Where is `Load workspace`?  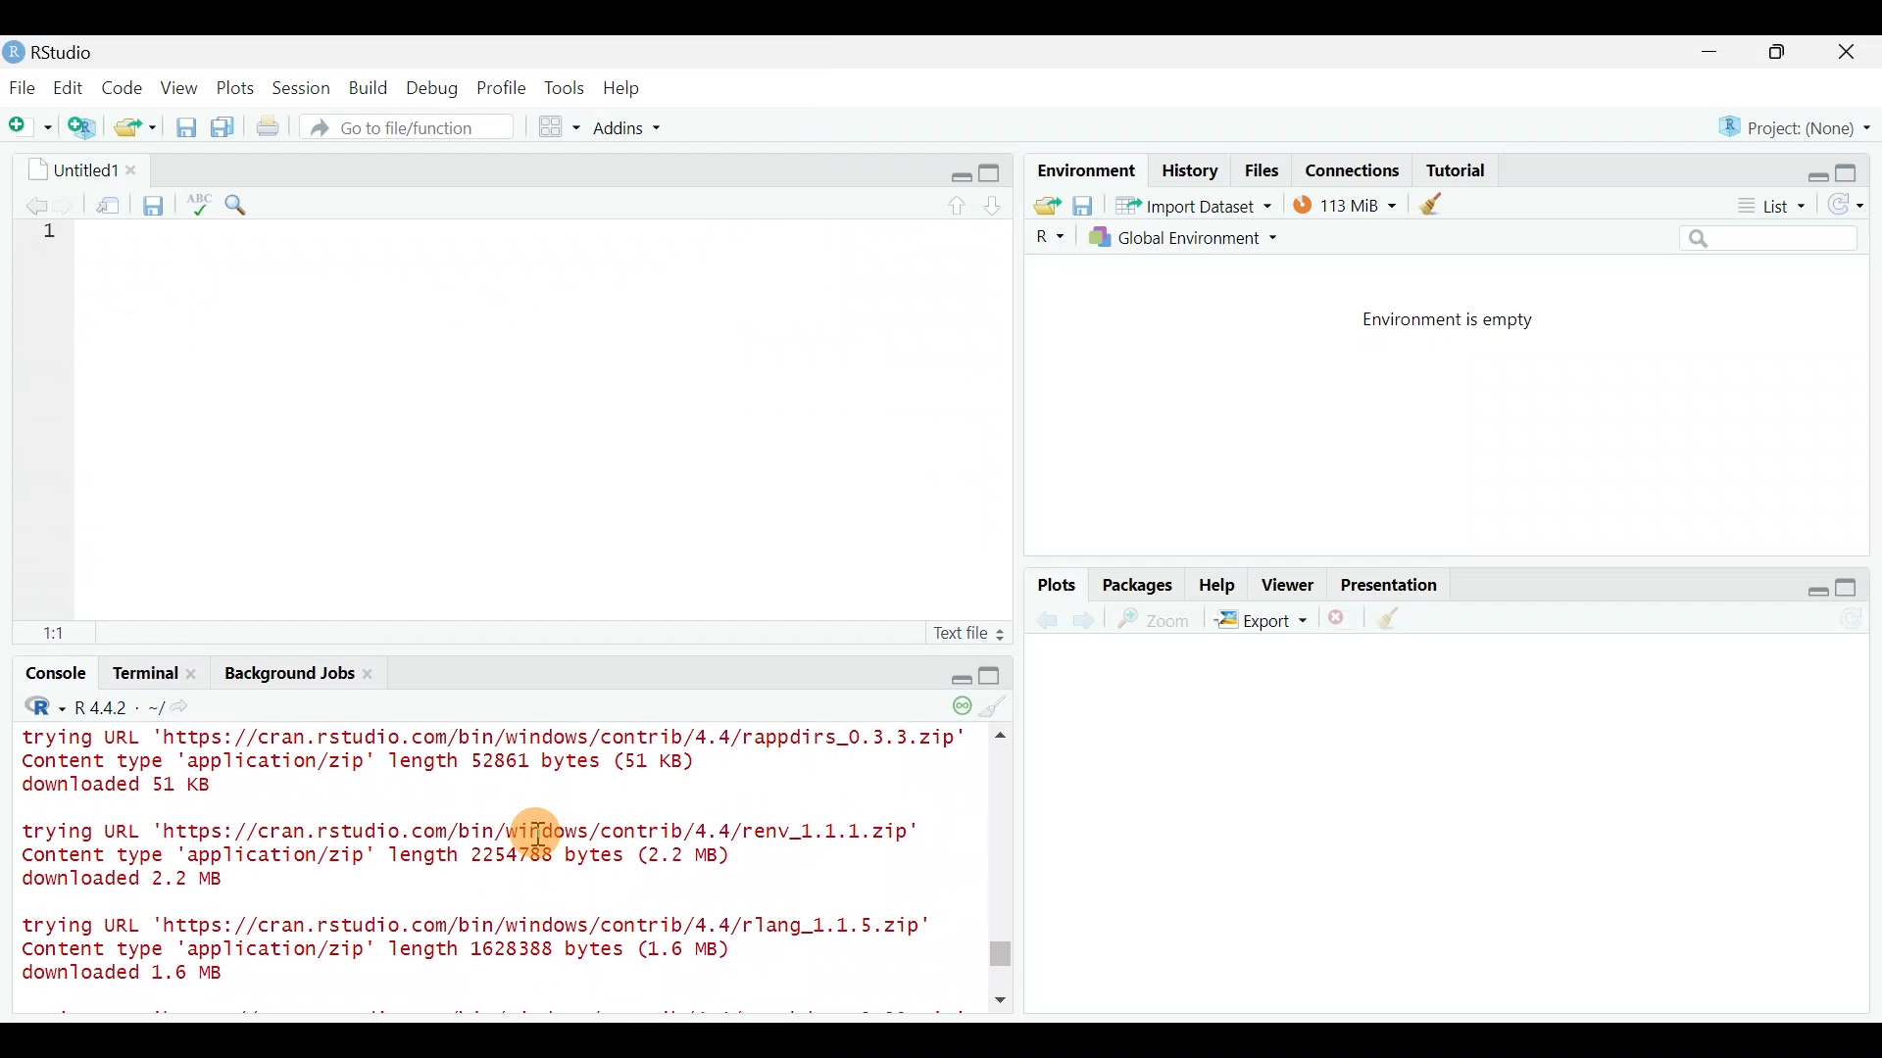 Load workspace is located at coordinates (1042, 205).